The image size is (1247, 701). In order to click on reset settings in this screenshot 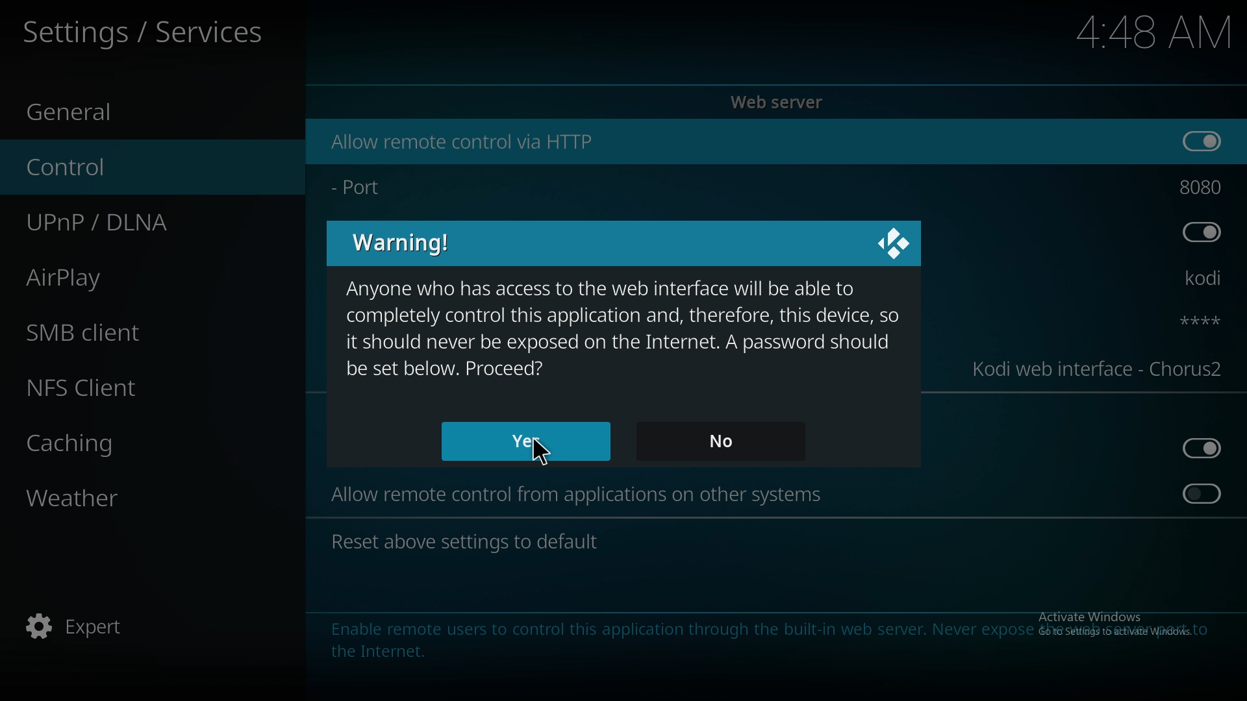, I will do `click(469, 541)`.